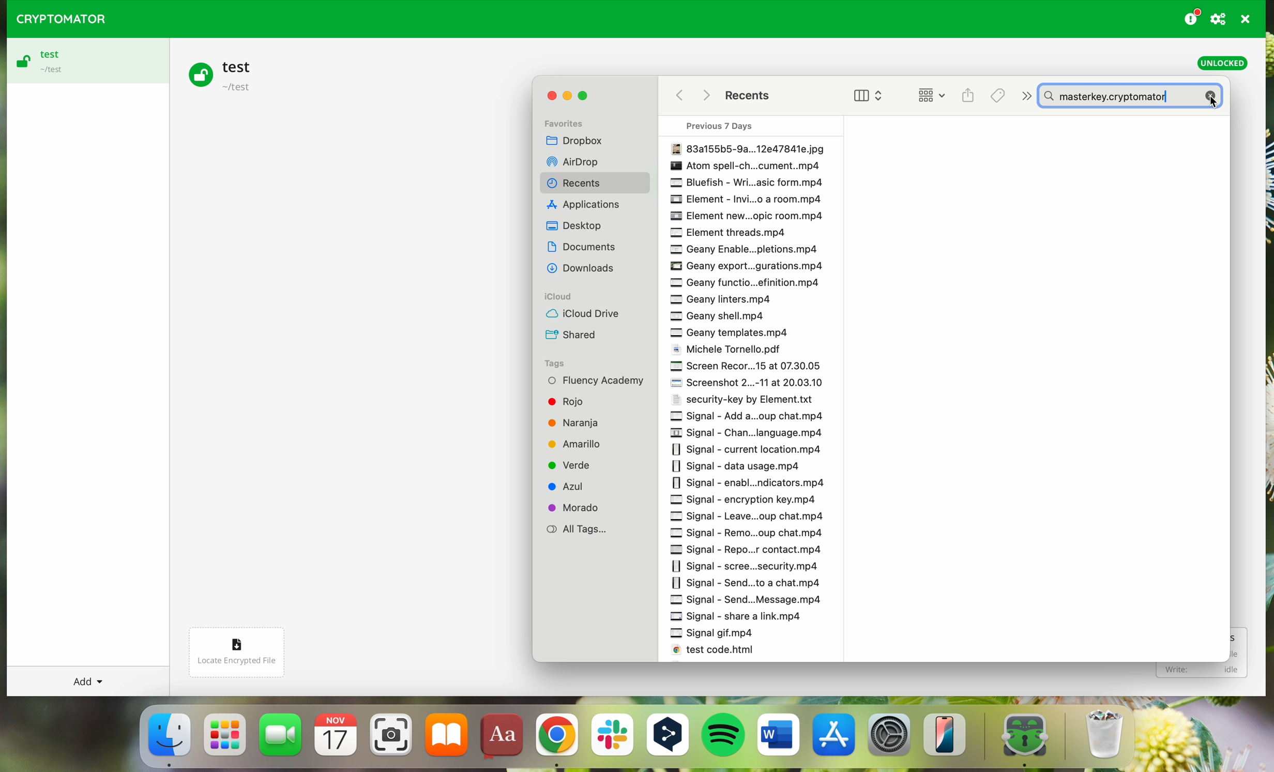  What do you see at coordinates (585, 247) in the screenshot?
I see `` at bounding box center [585, 247].